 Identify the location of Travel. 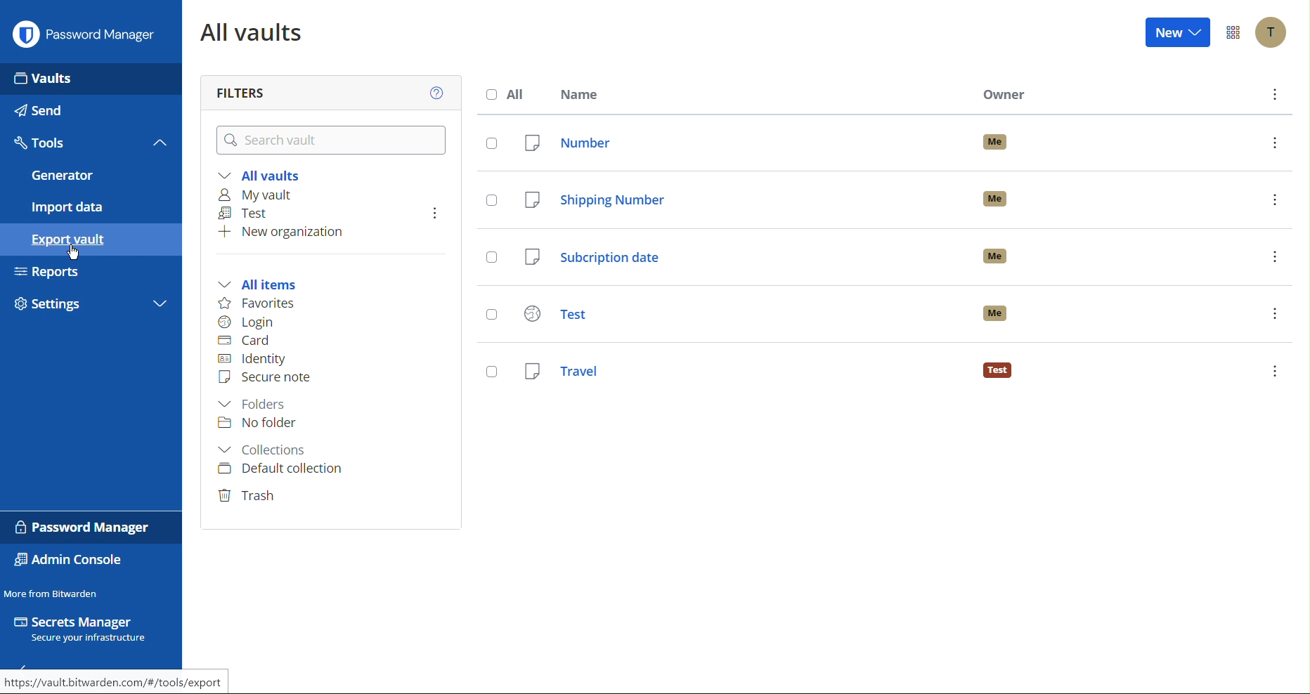
(742, 369).